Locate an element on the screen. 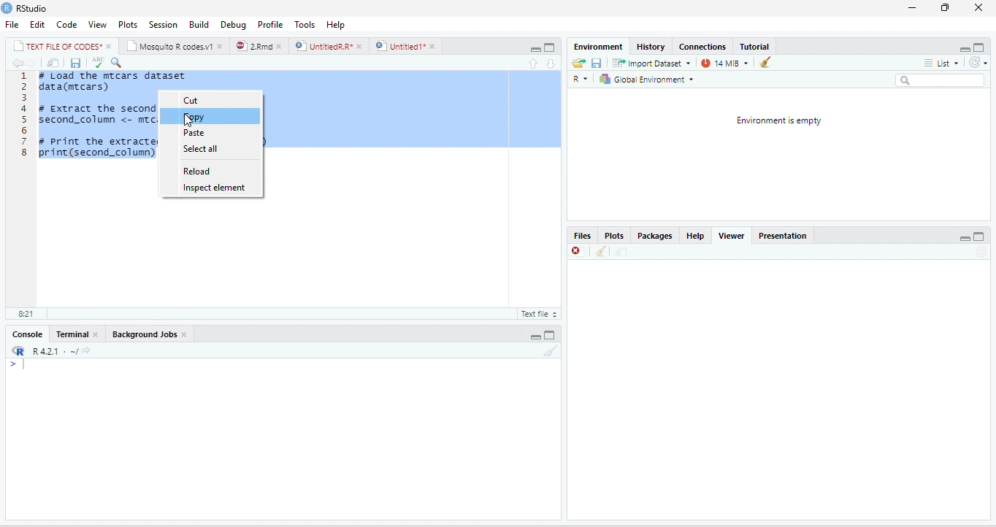 The height and width of the screenshot is (527, 996). R is located at coordinates (583, 79).